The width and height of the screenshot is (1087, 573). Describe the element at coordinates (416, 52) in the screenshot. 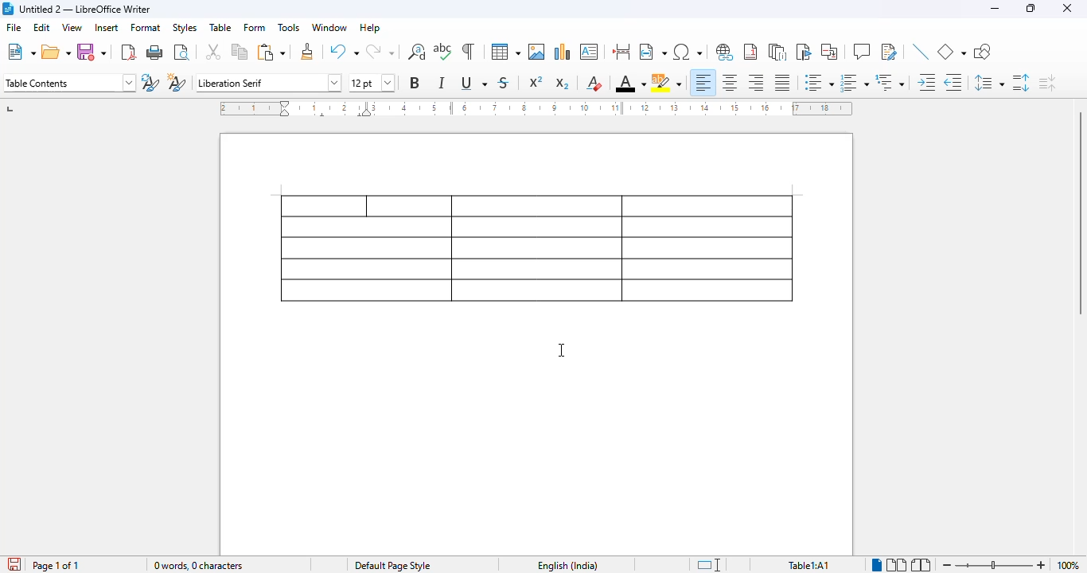

I see `find and replace` at that location.